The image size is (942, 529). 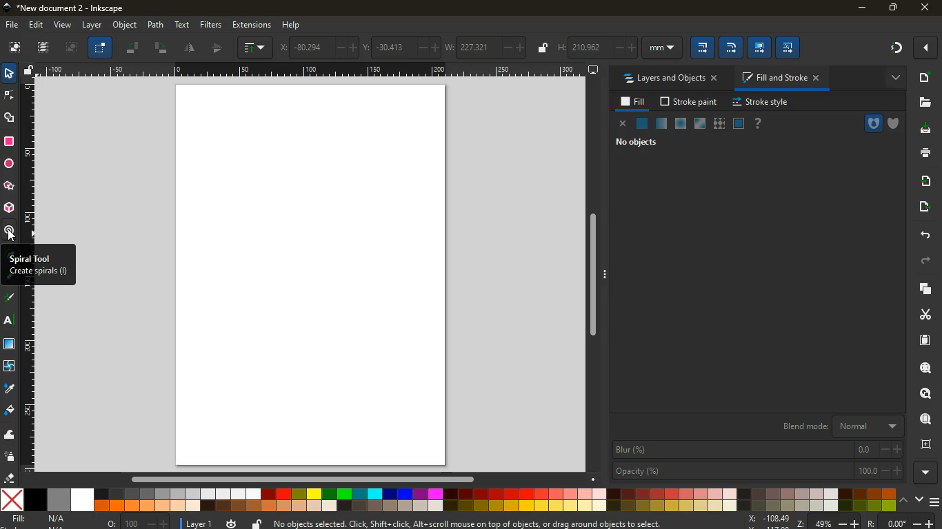 I want to click on tilt, so click(x=133, y=46).